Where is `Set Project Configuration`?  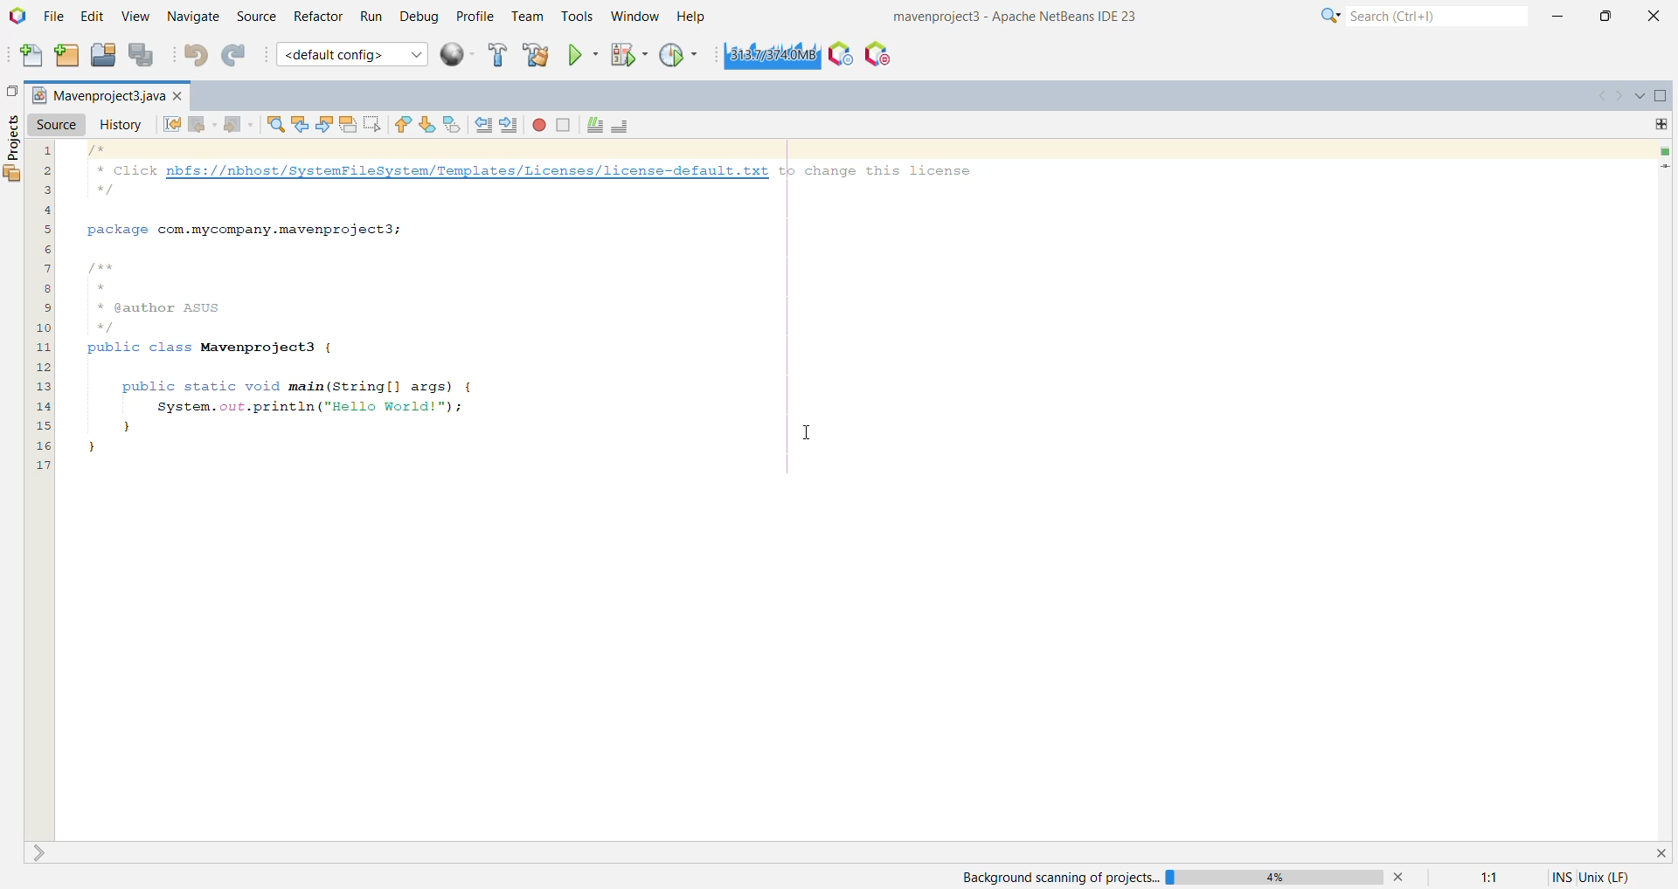
Set Project Configuration is located at coordinates (352, 54).